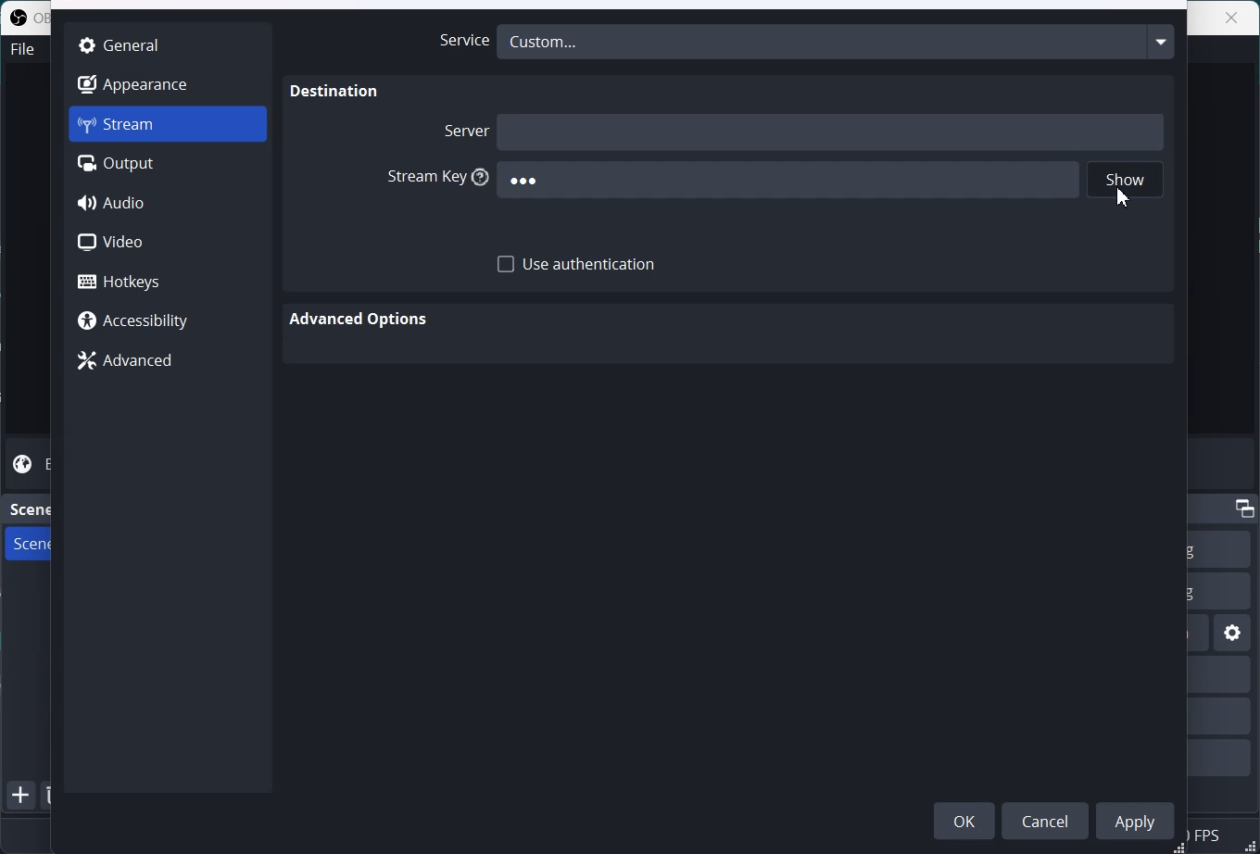 The width and height of the screenshot is (1260, 854). Describe the element at coordinates (361, 320) in the screenshot. I see `Advanced Option` at that location.